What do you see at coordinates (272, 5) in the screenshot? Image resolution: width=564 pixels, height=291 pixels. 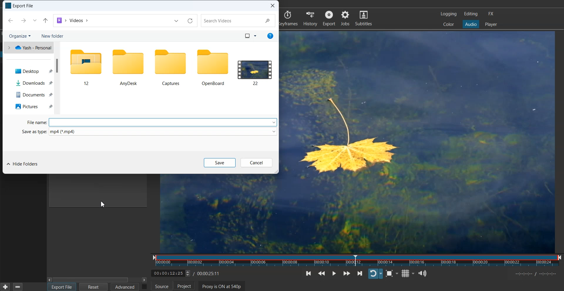 I see `Close` at bounding box center [272, 5].